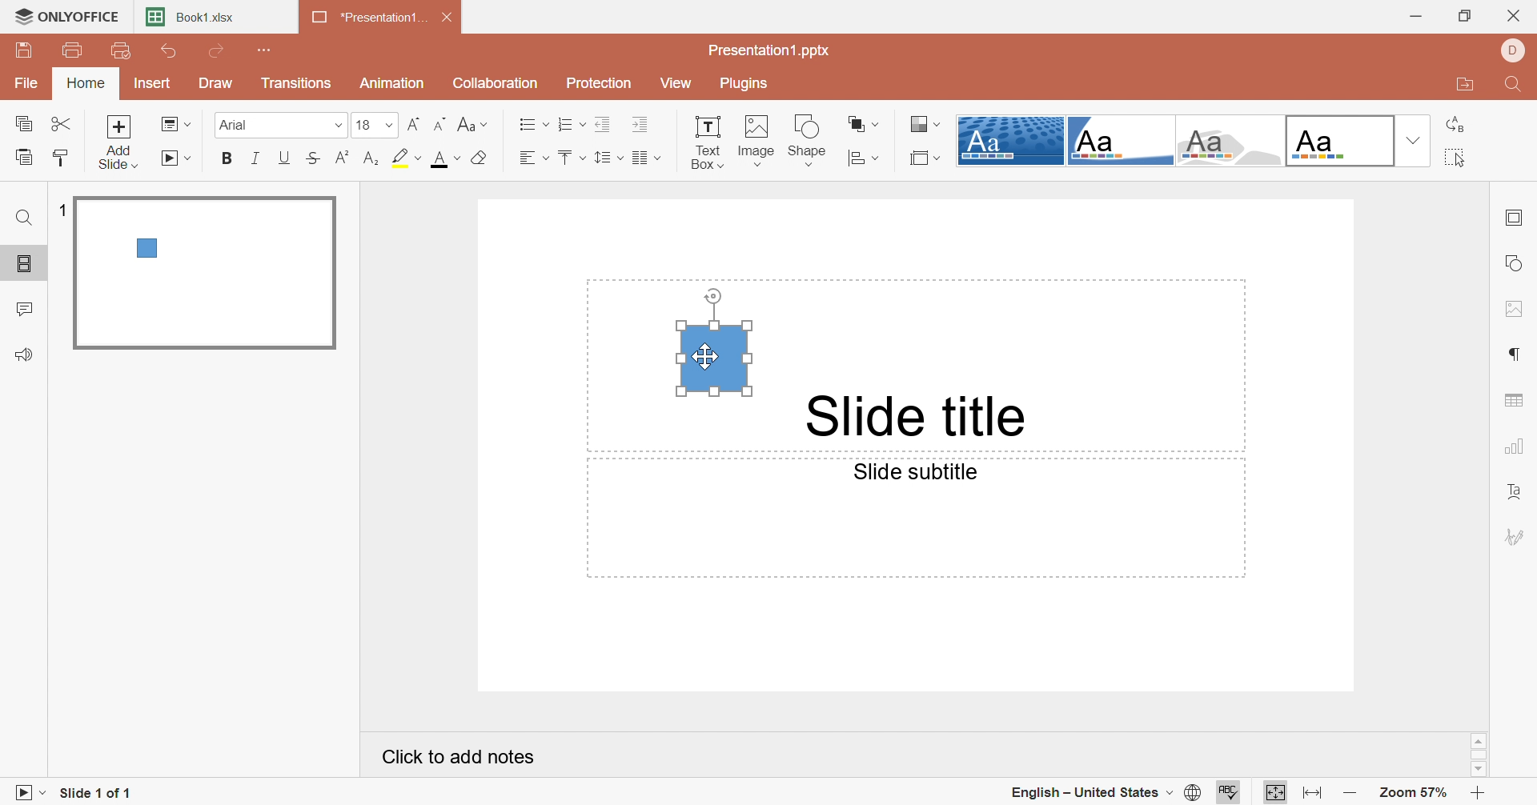 This screenshot has height=805, width=1537. Describe the element at coordinates (175, 125) in the screenshot. I see `Change layout` at that location.